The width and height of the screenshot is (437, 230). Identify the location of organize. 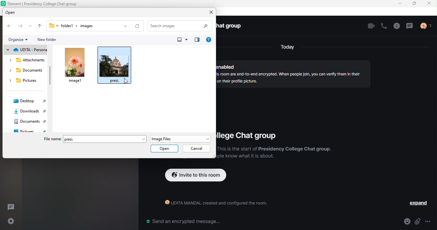
(20, 40).